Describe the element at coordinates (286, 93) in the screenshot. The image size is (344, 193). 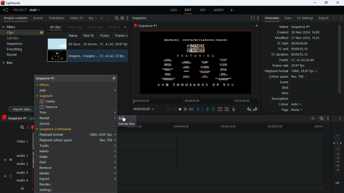
I see `who` at that location.